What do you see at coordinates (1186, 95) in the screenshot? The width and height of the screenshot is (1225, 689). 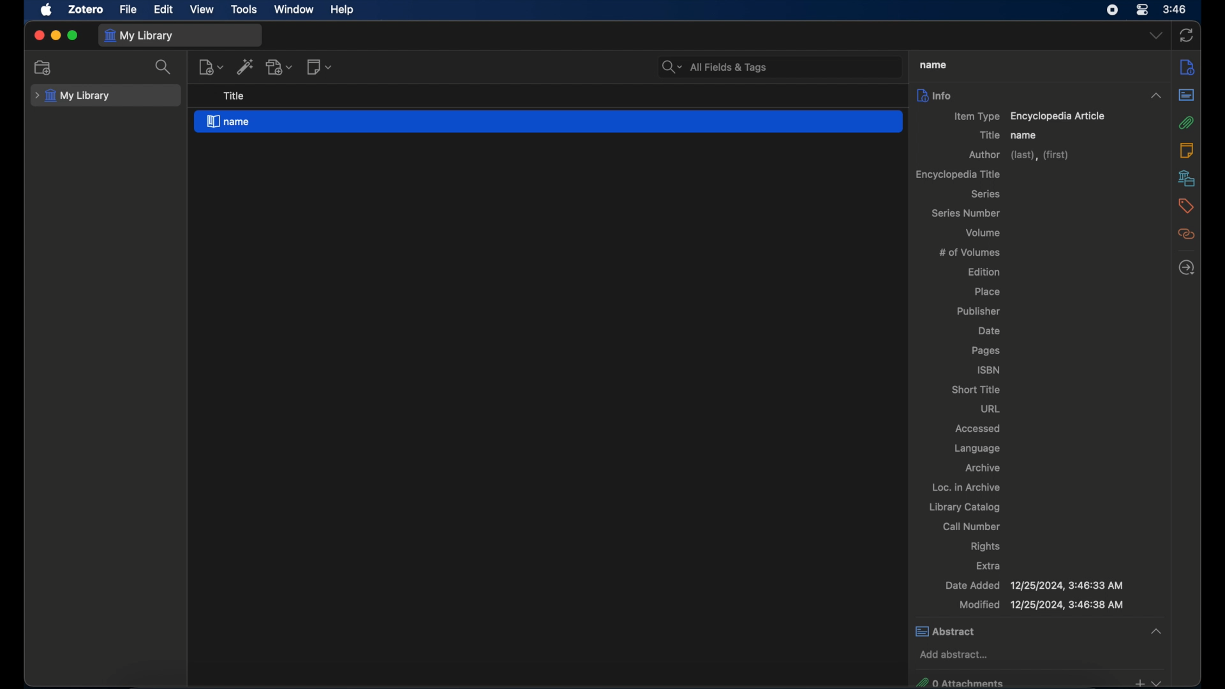 I see `abstract` at bounding box center [1186, 95].